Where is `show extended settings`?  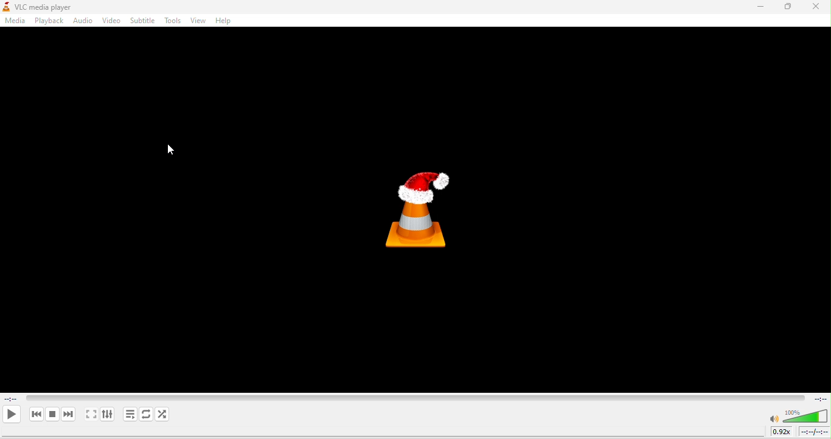 show extended settings is located at coordinates (107, 415).